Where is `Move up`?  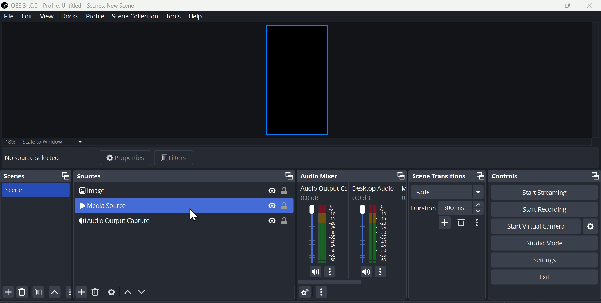
Move up is located at coordinates (54, 293).